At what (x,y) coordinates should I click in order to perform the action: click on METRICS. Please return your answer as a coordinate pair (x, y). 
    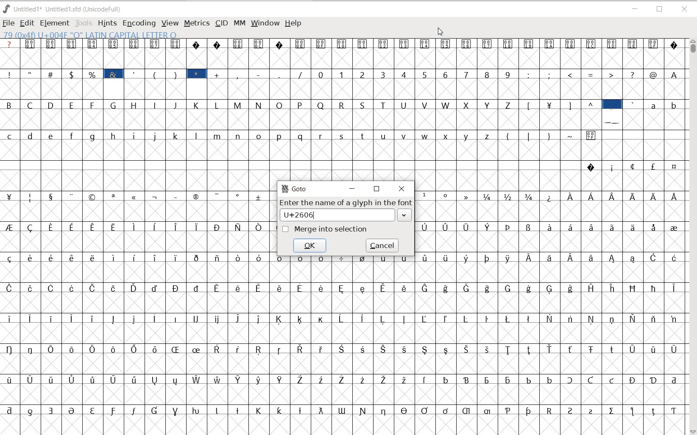
    Looking at the image, I should click on (196, 23).